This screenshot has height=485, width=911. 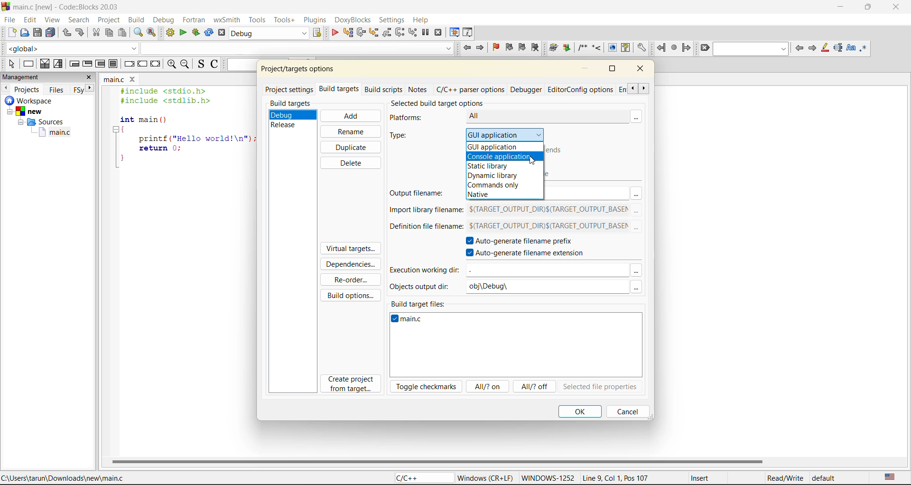 What do you see at coordinates (51, 20) in the screenshot?
I see `view` at bounding box center [51, 20].